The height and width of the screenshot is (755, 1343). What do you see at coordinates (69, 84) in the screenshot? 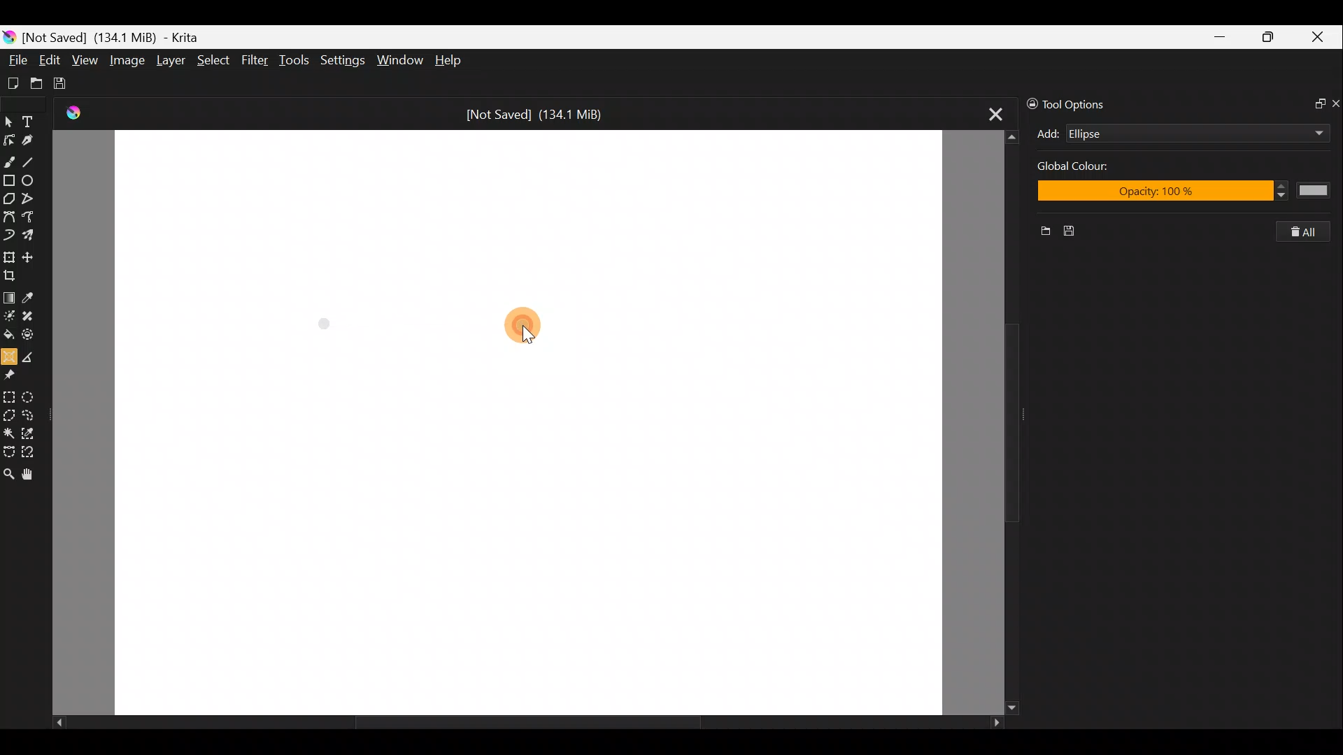
I see `Save` at bounding box center [69, 84].